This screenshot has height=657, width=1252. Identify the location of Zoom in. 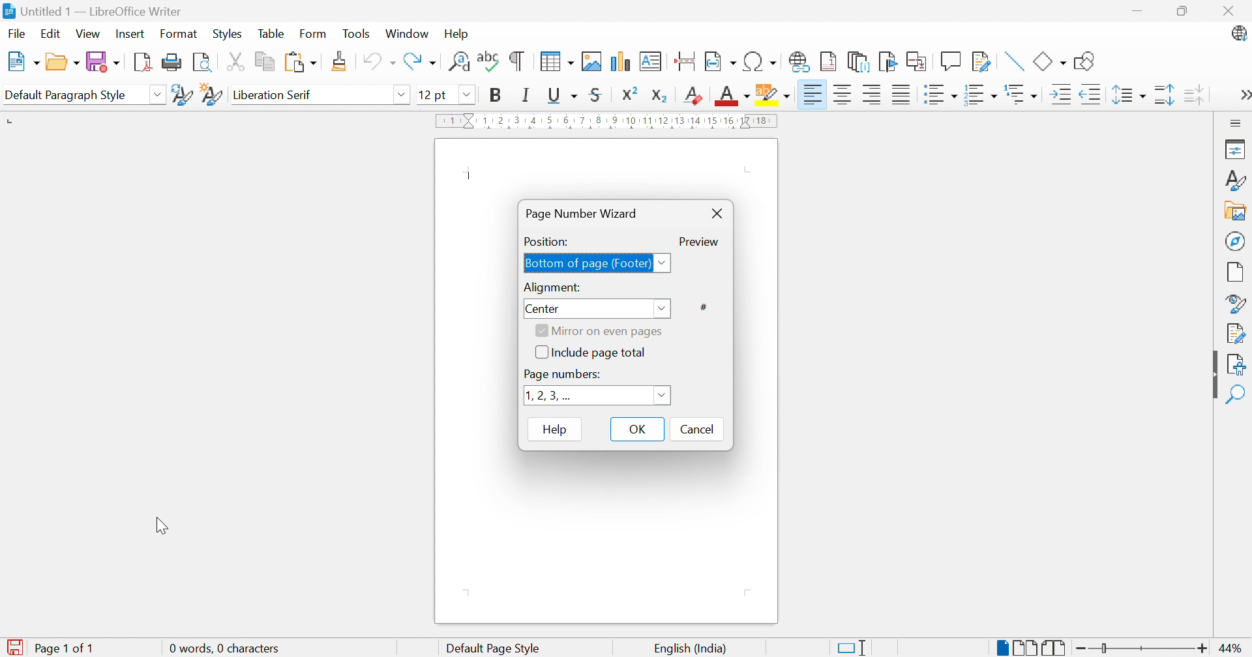
(1201, 649).